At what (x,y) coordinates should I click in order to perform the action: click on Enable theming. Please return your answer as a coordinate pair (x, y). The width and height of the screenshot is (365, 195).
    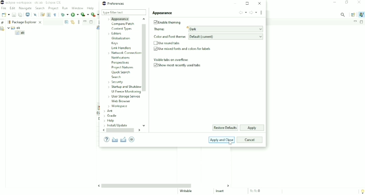
    Looking at the image, I should click on (166, 22).